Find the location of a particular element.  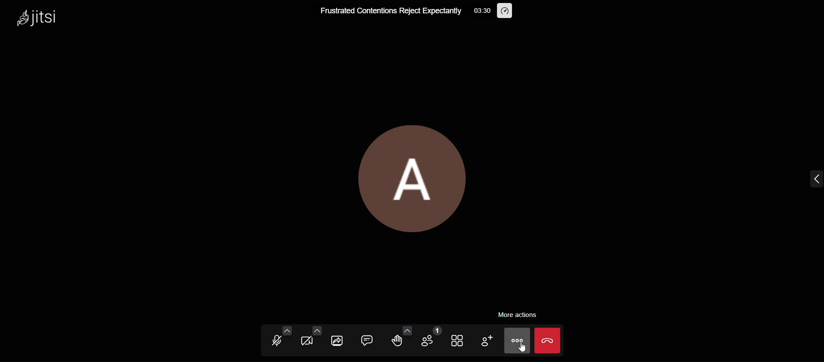

audio setting is located at coordinates (285, 325).